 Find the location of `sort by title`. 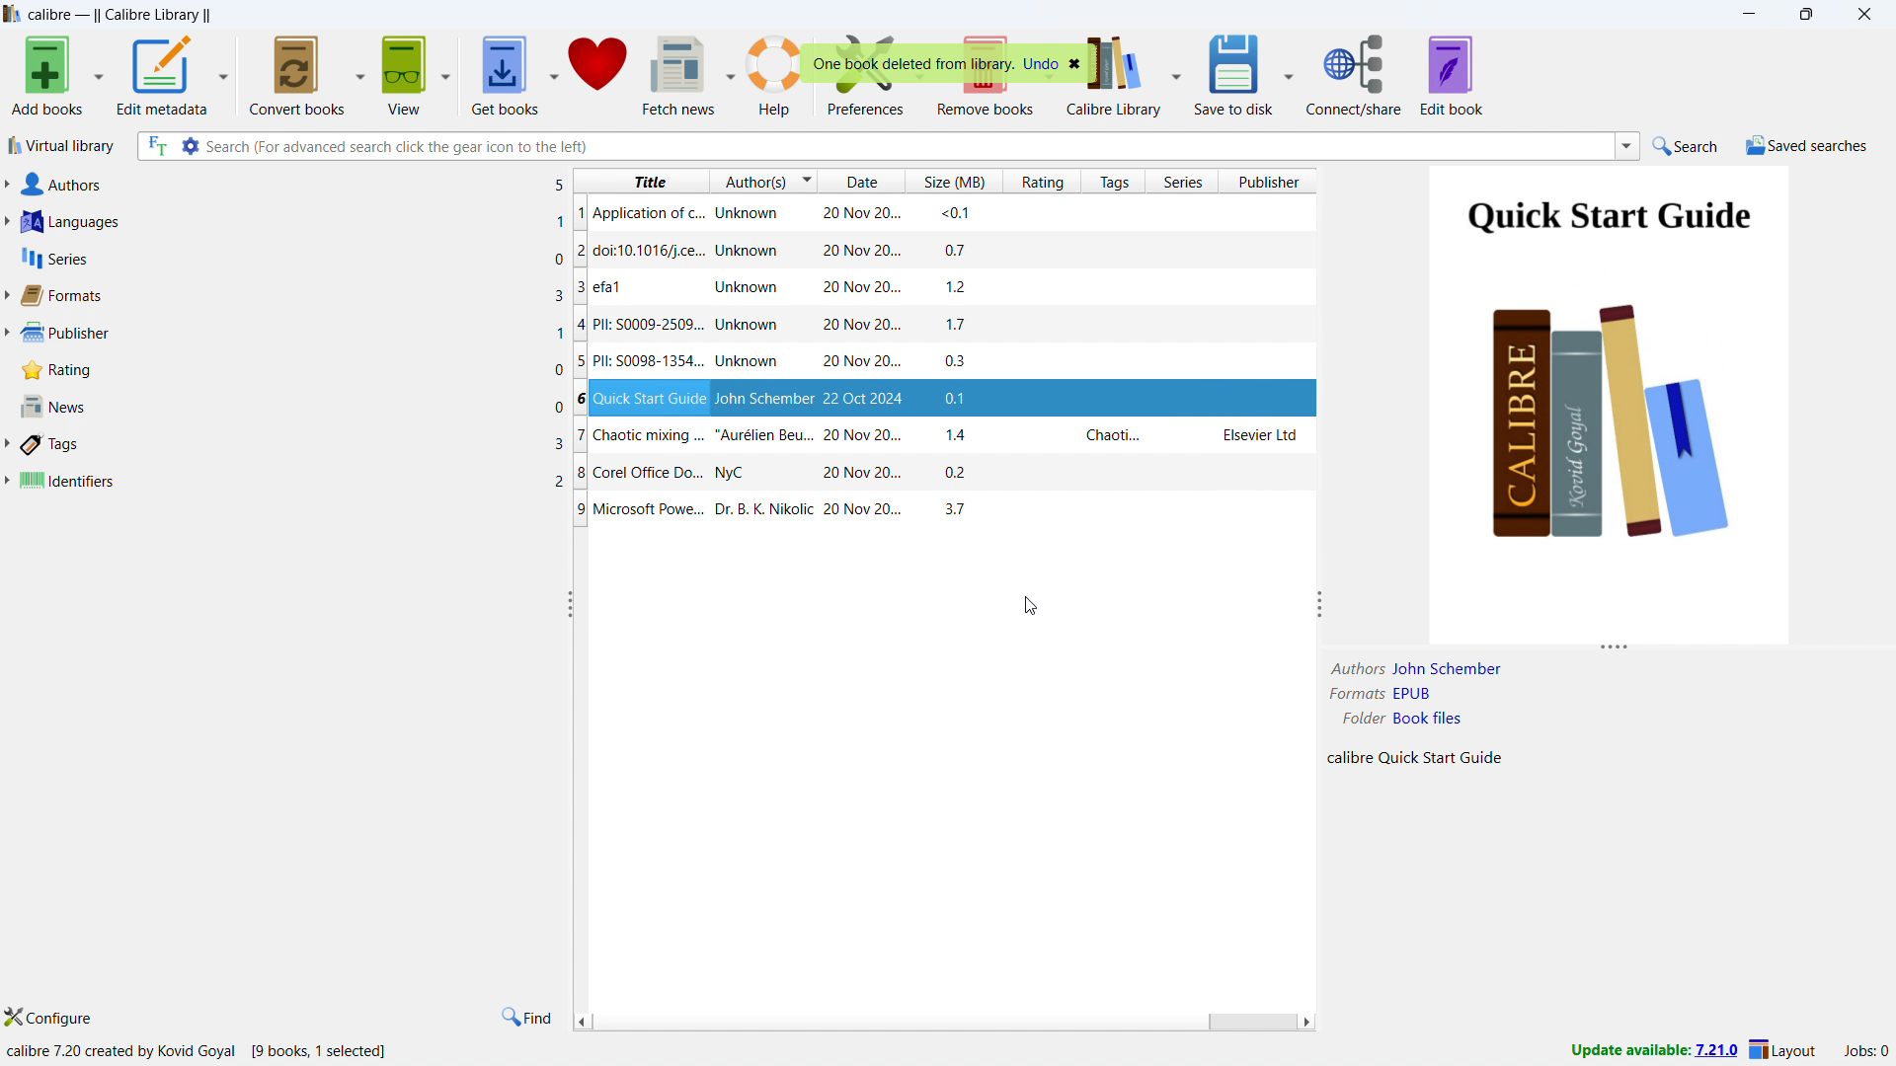

sort by title is located at coordinates (646, 180).